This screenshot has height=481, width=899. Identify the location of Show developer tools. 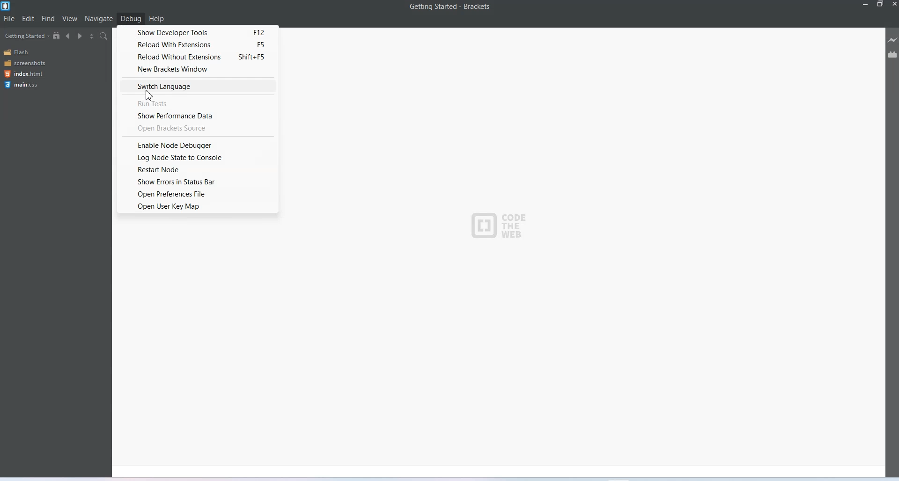
(197, 32).